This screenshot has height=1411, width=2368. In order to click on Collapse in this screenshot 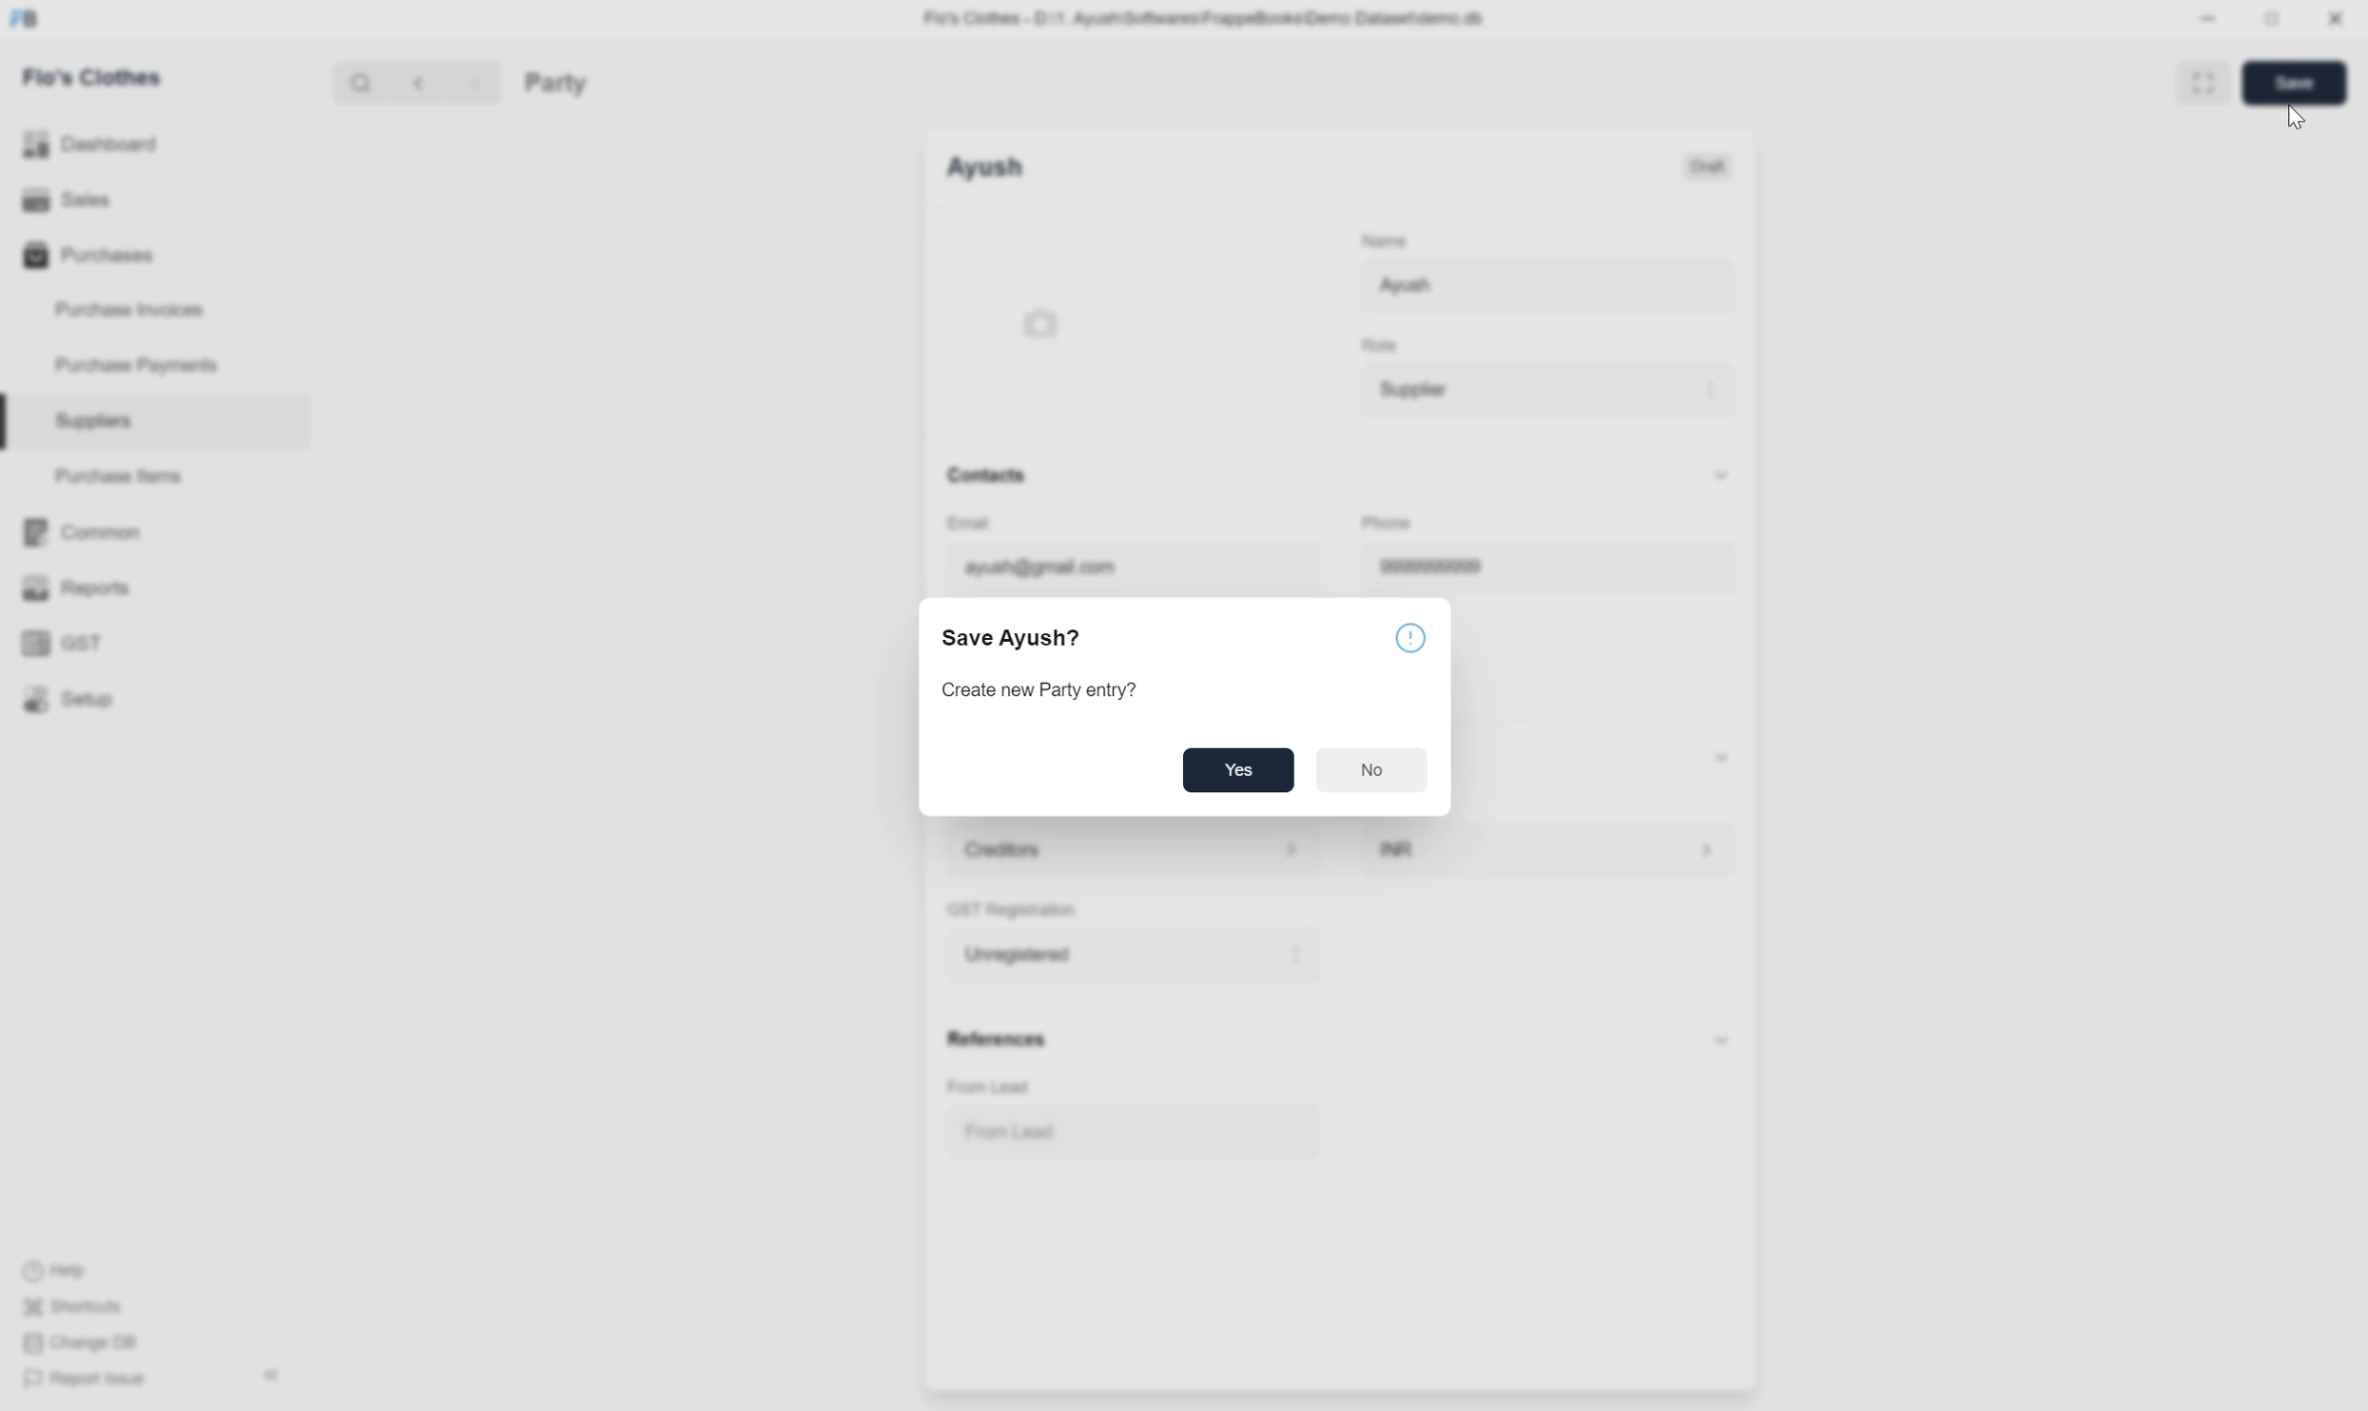, I will do `click(1721, 475)`.